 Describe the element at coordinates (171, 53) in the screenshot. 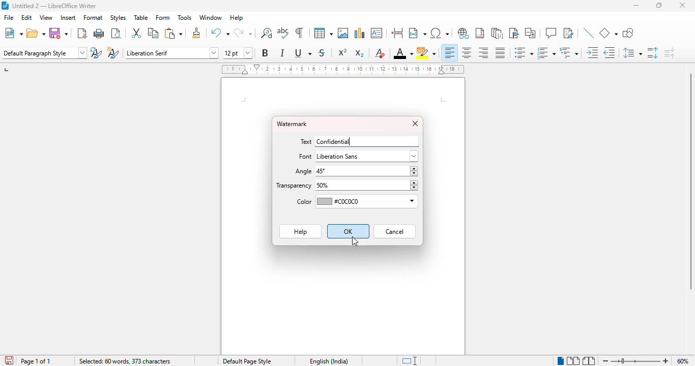

I see `font name` at that location.